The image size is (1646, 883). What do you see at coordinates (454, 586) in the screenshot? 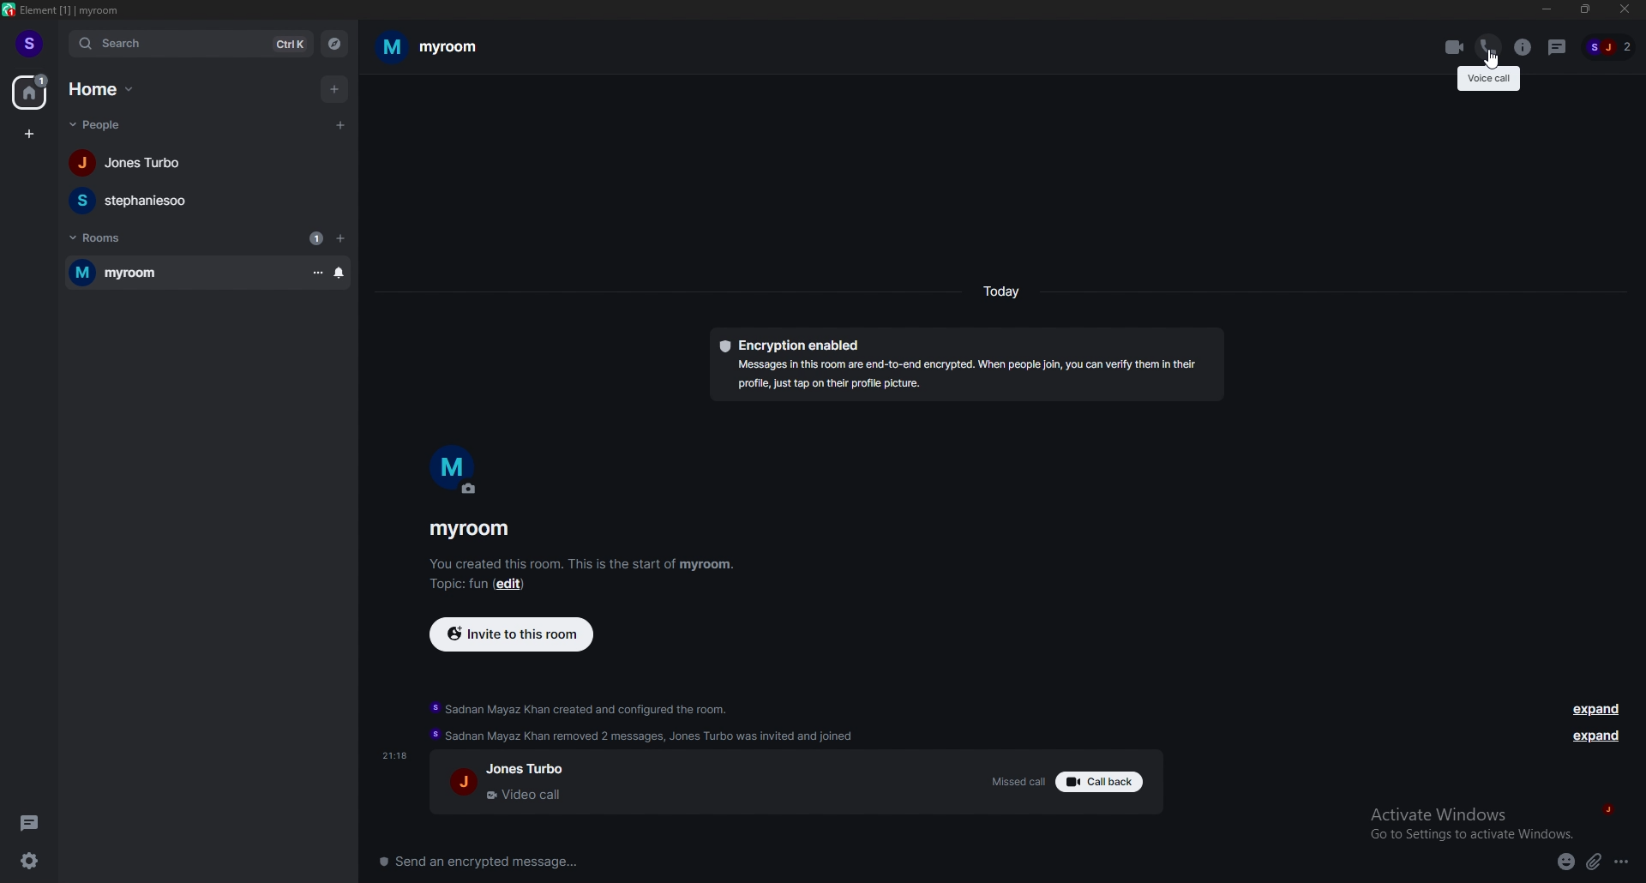
I see `topic: fun` at bounding box center [454, 586].